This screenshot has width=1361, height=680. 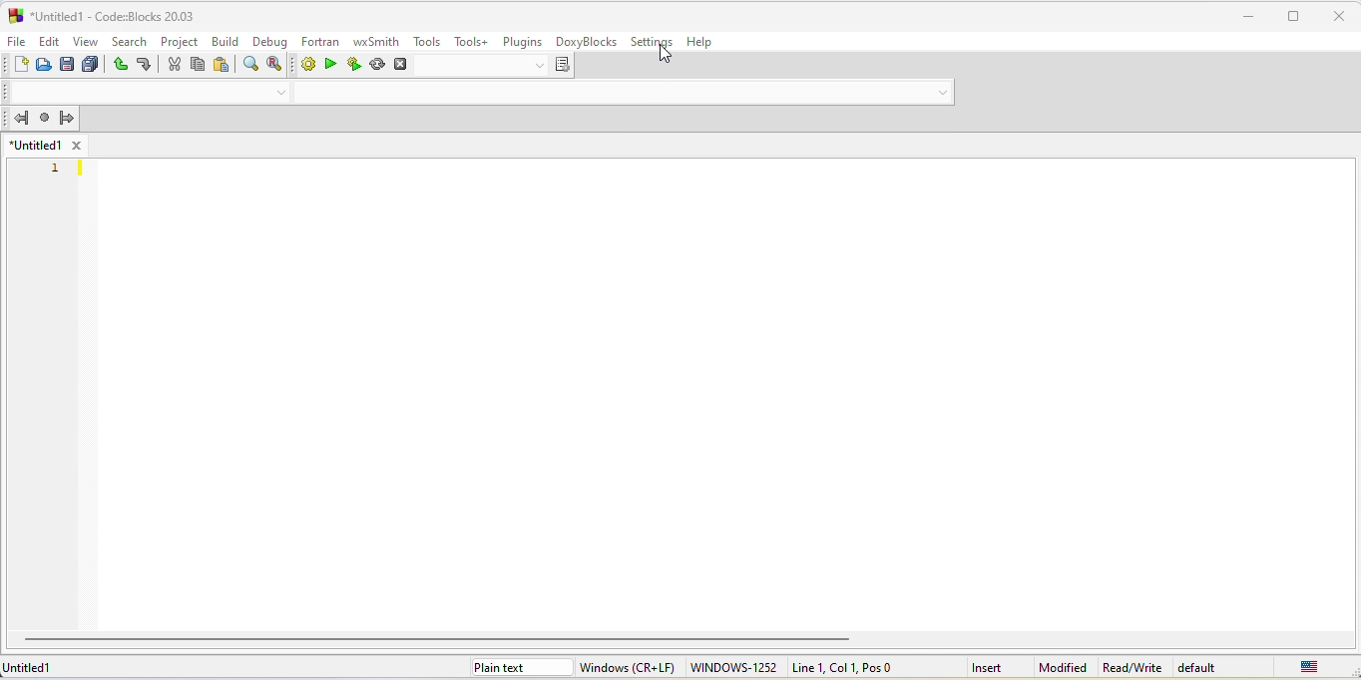 I want to click on windows, so click(x=632, y=667).